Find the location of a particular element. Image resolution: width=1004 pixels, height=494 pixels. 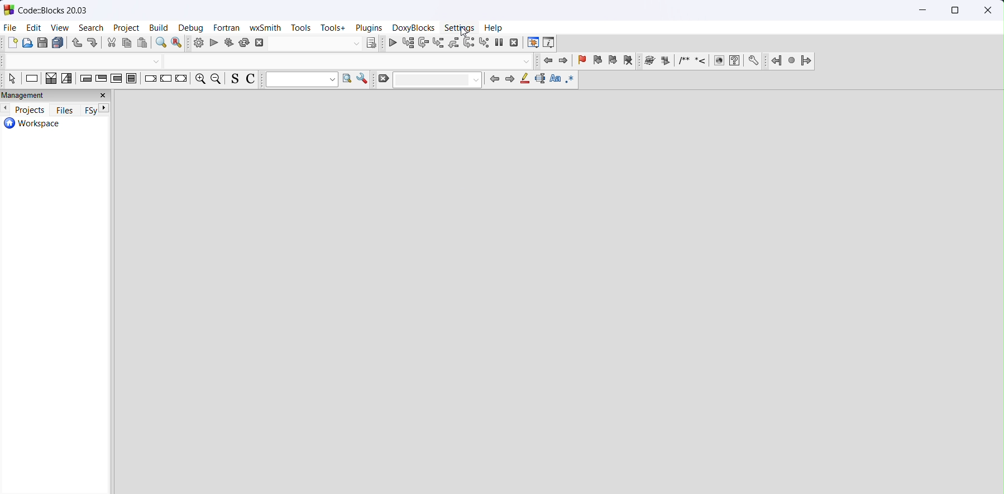

next line is located at coordinates (425, 44).